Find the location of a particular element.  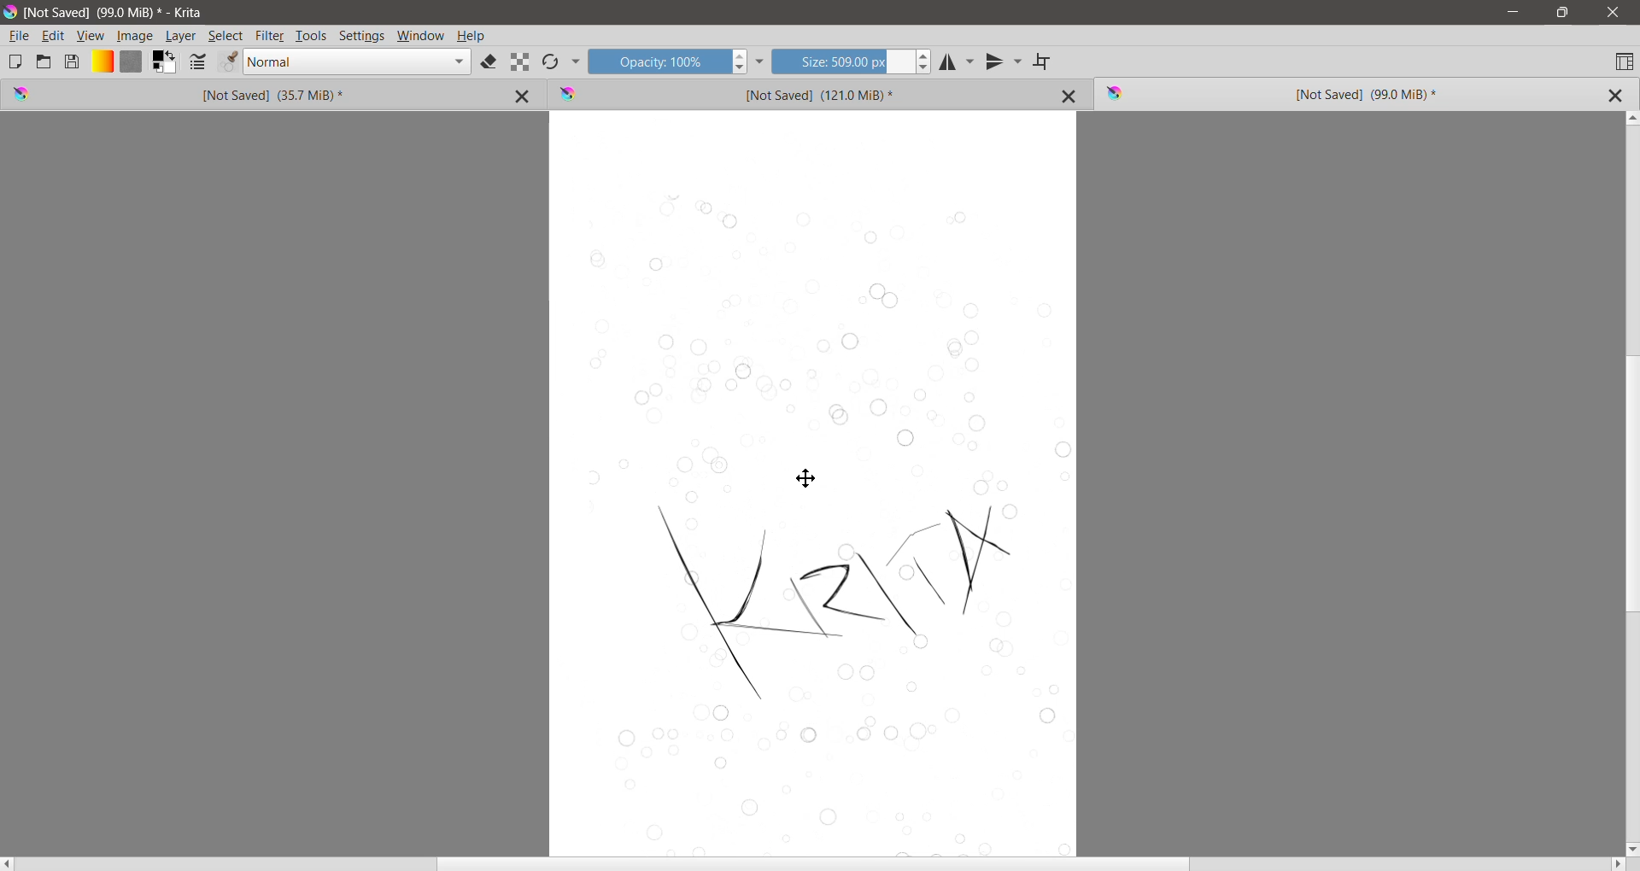

Close Tab is located at coordinates (524, 95).